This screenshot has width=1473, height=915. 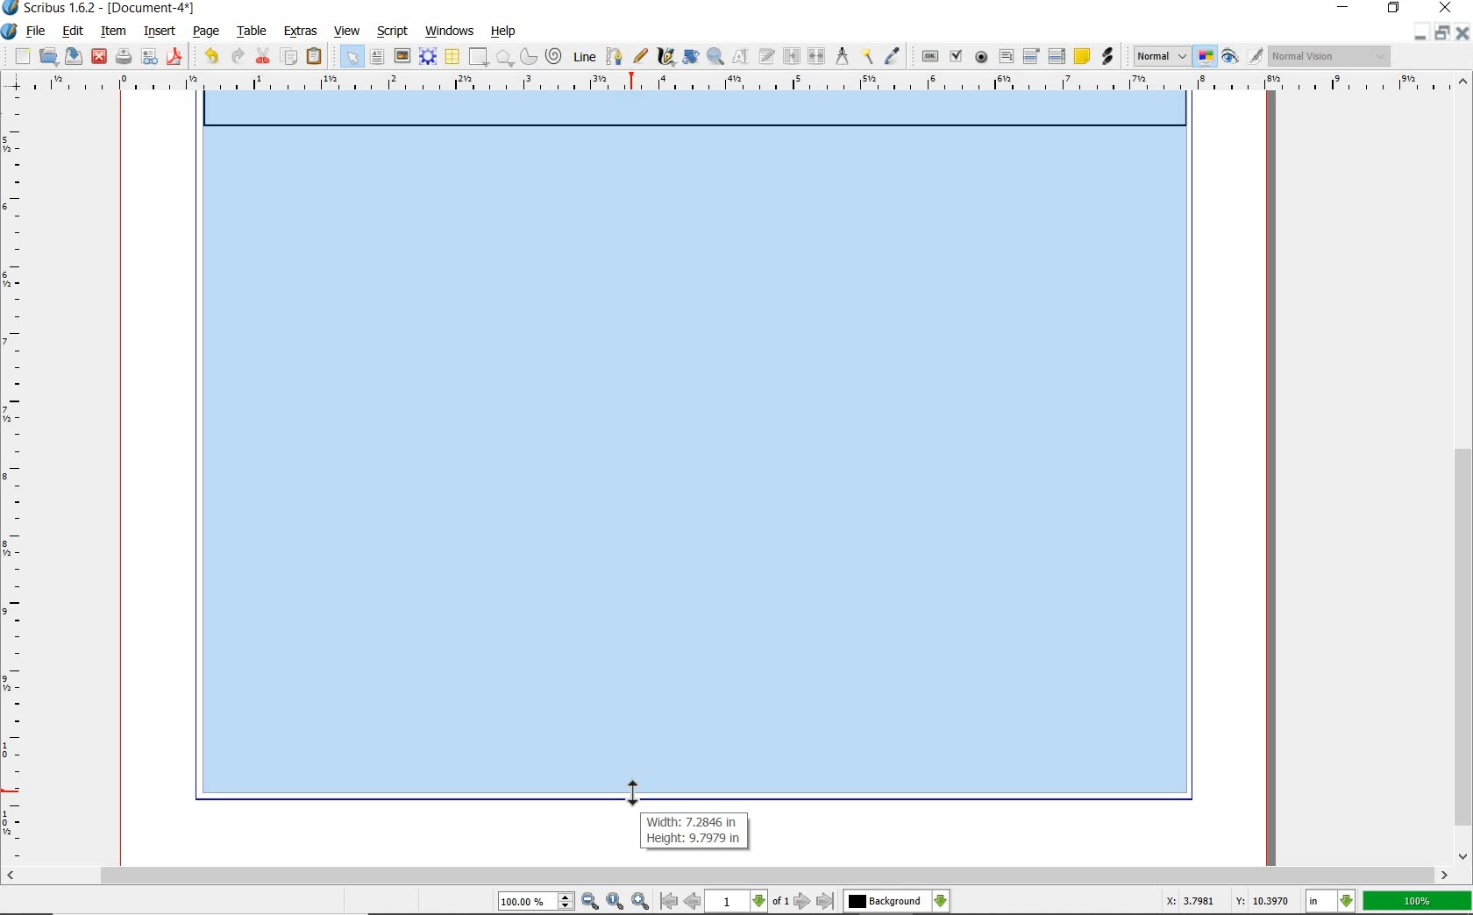 I want to click on edit text with story editor, so click(x=765, y=57).